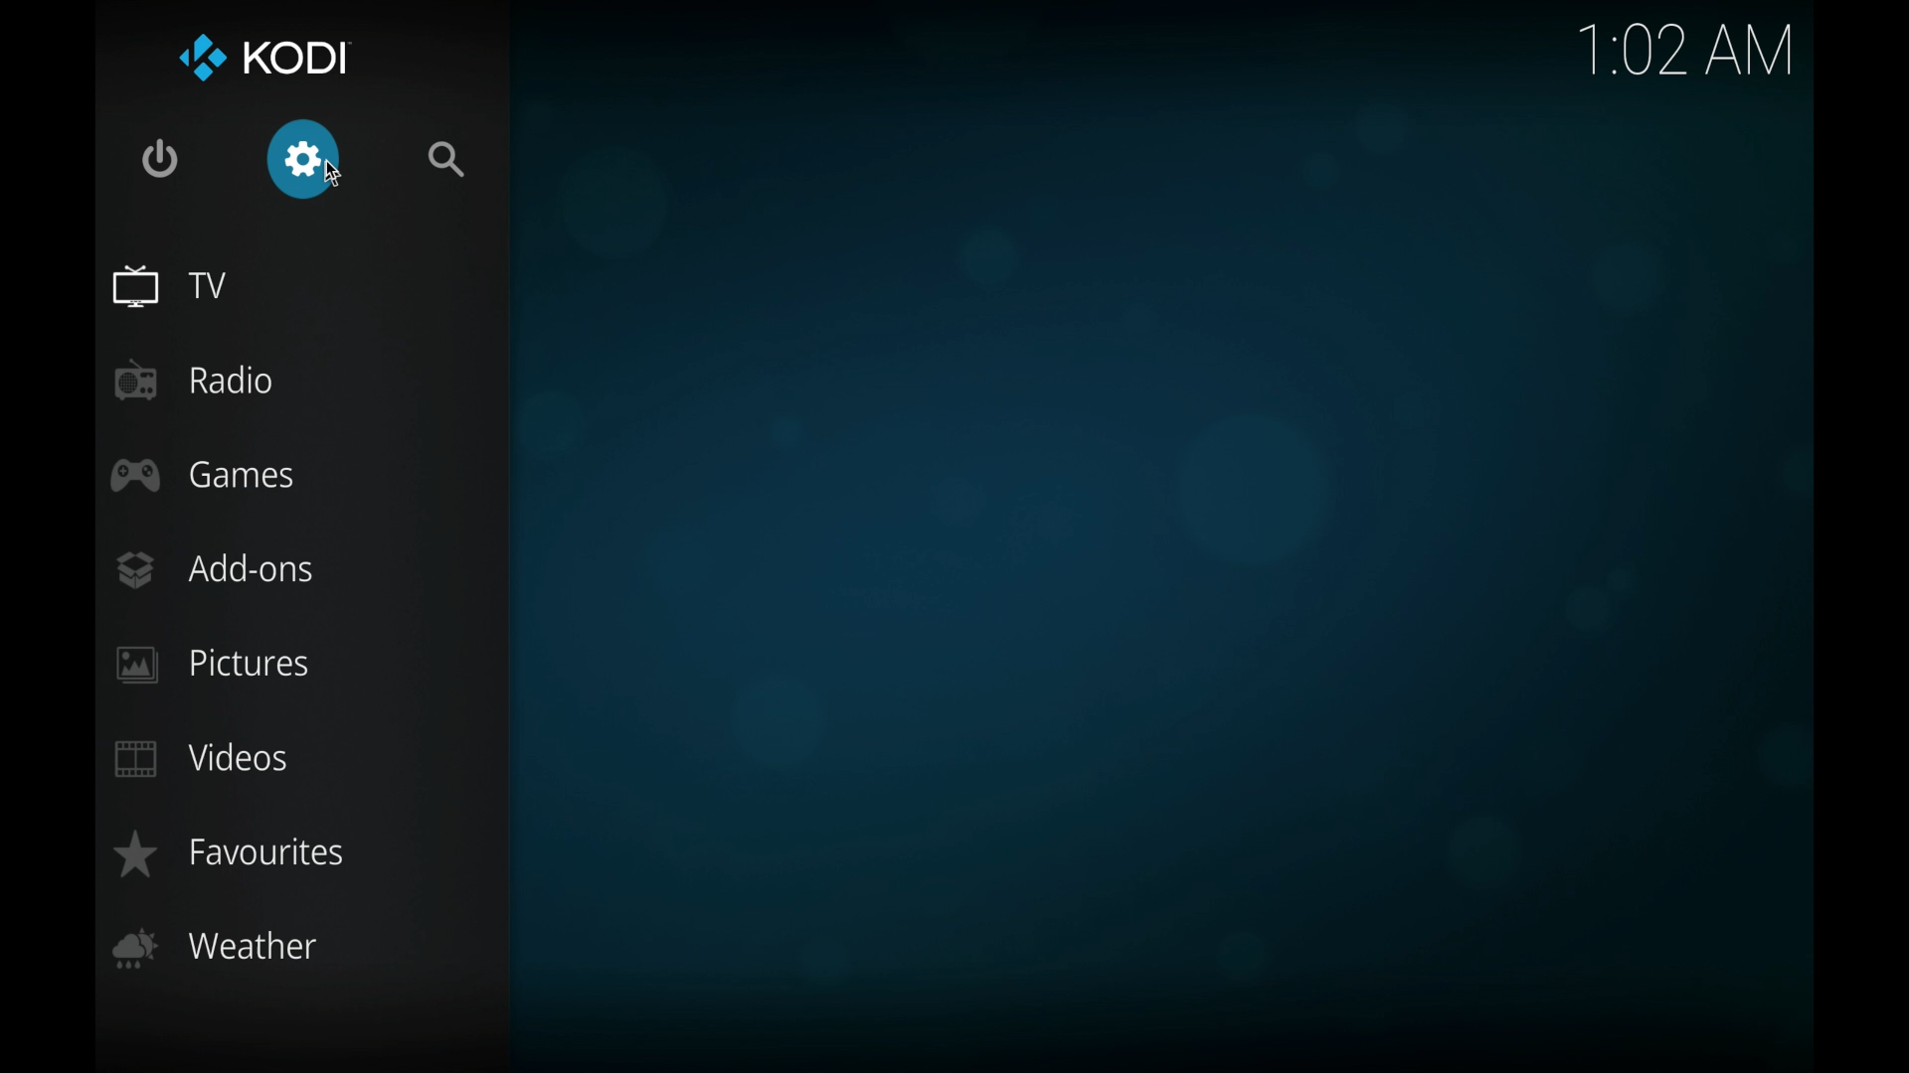  Describe the element at coordinates (202, 474) in the screenshot. I see `games` at that location.